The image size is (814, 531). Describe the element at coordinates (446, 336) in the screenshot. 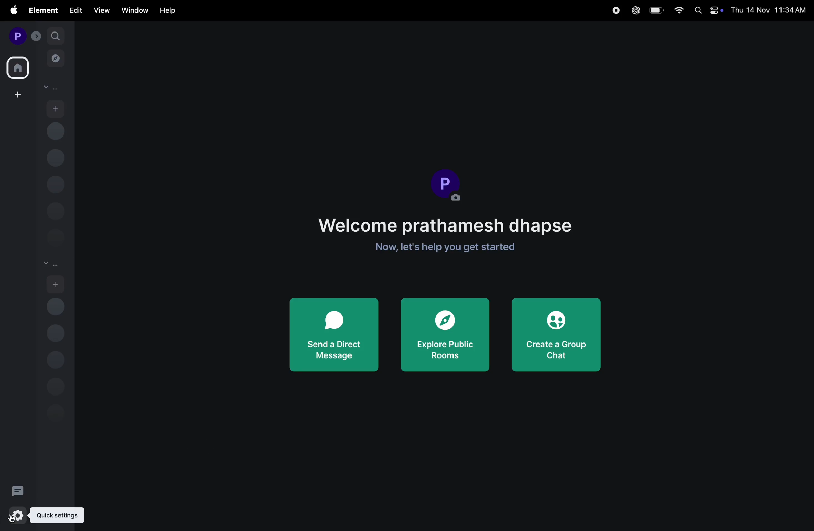

I see `explore public` at that location.